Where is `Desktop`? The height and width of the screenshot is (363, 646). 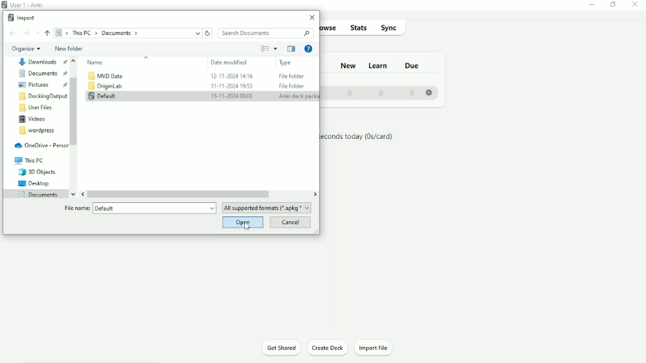 Desktop is located at coordinates (34, 183).